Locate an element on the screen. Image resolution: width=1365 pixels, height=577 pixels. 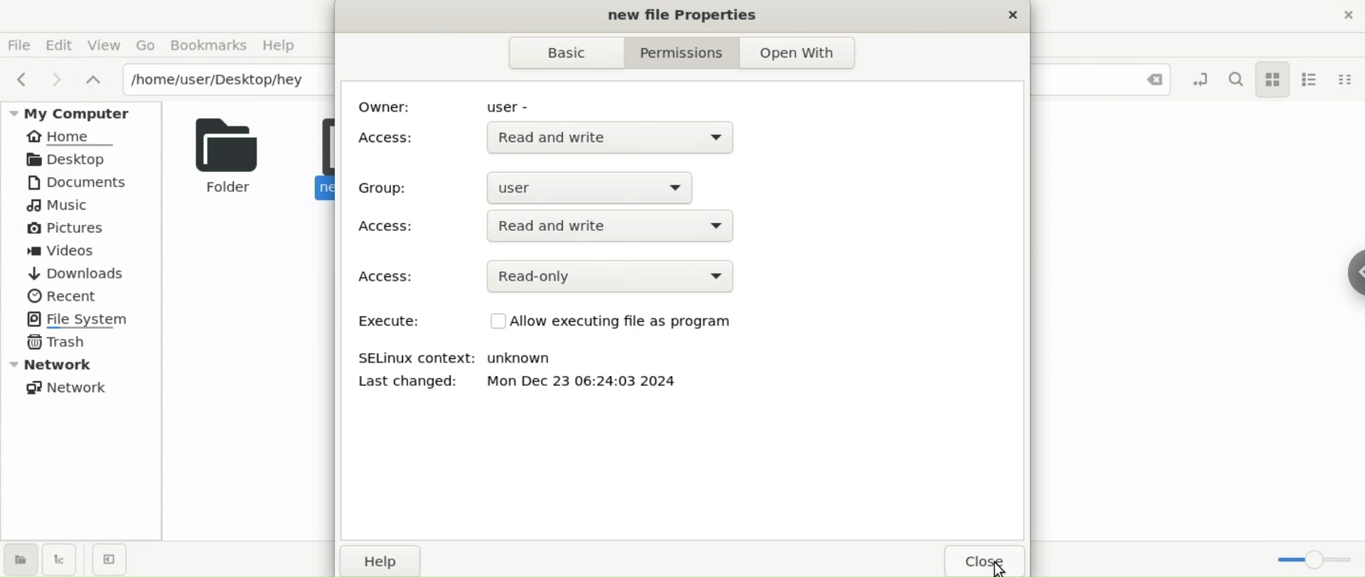
parent folders is located at coordinates (92, 78).